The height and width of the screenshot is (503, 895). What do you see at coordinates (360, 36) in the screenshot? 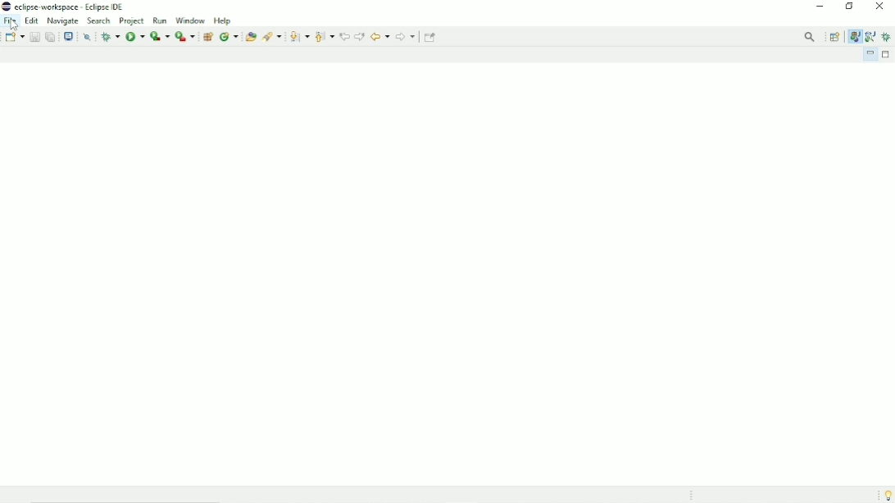
I see `Next edit location` at bounding box center [360, 36].